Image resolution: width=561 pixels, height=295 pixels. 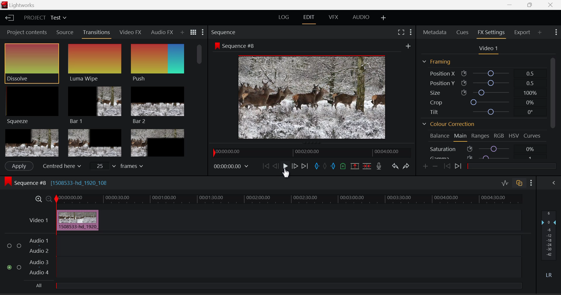 What do you see at coordinates (435, 166) in the screenshot?
I see `Delete keyframes` at bounding box center [435, 166].